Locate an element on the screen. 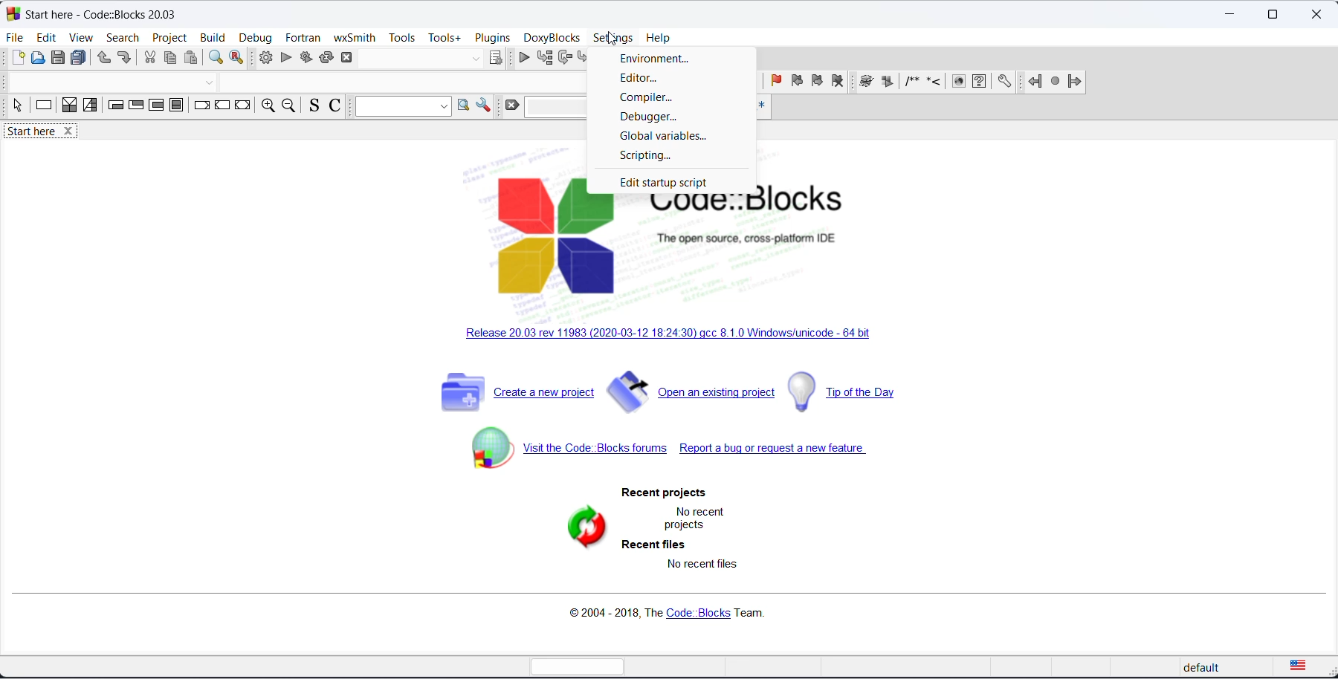 This screenshot has height=679, width=1338. block is located at coordinates (866, 80).